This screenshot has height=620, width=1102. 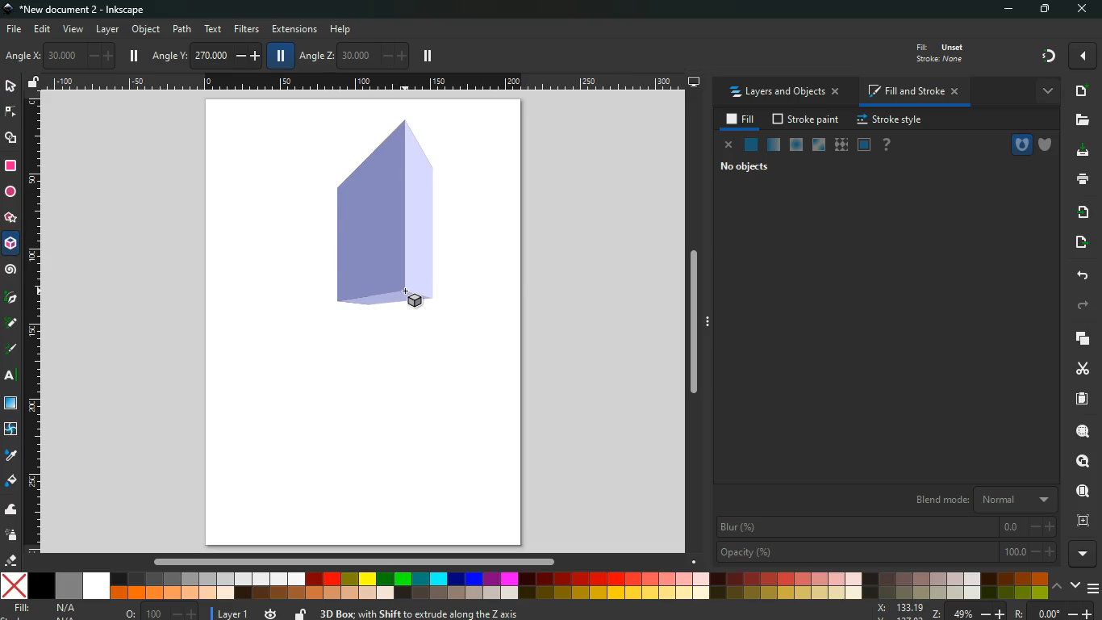 What do you see at coordinates (31, 323) in the screenshot?
I see `Ruler` at bounding box center [31, 323].